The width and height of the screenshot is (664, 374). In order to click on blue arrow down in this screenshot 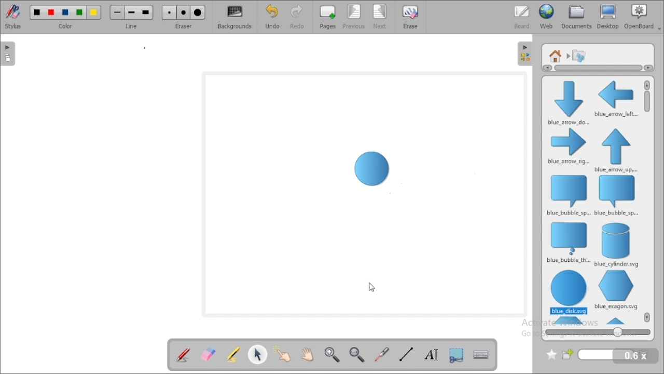, I will do `click(567, 102)`.